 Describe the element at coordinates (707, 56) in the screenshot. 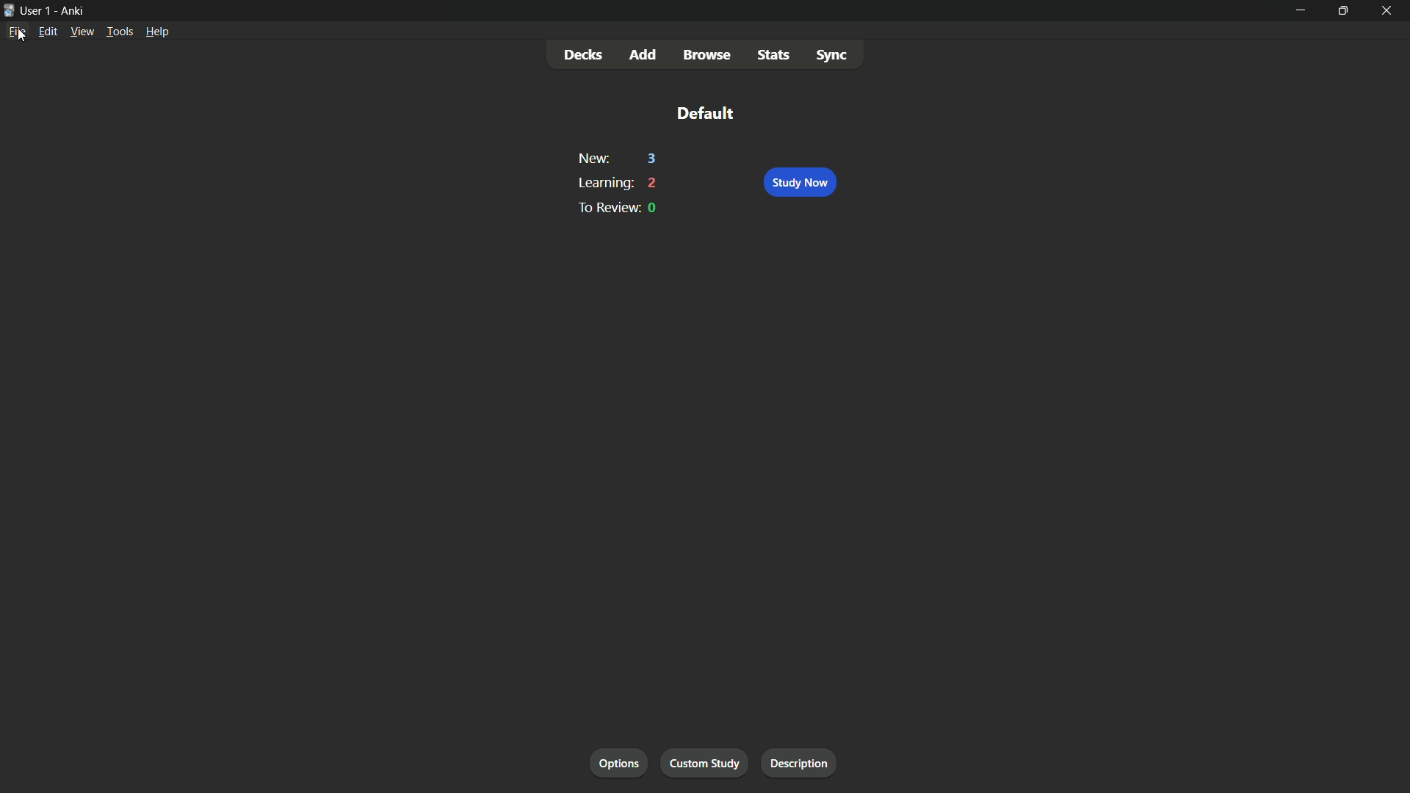

I see `browse` at that location.